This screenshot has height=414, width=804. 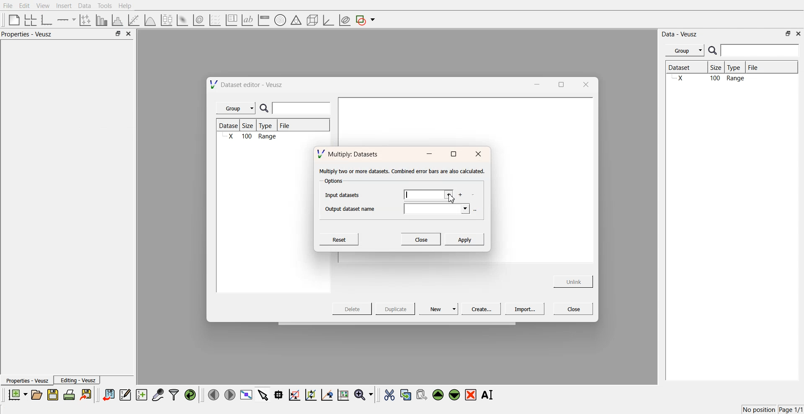 What do you see at coordinates (84, 6) in the screenshot?
I see `Data` at bounding box center [84, 6].